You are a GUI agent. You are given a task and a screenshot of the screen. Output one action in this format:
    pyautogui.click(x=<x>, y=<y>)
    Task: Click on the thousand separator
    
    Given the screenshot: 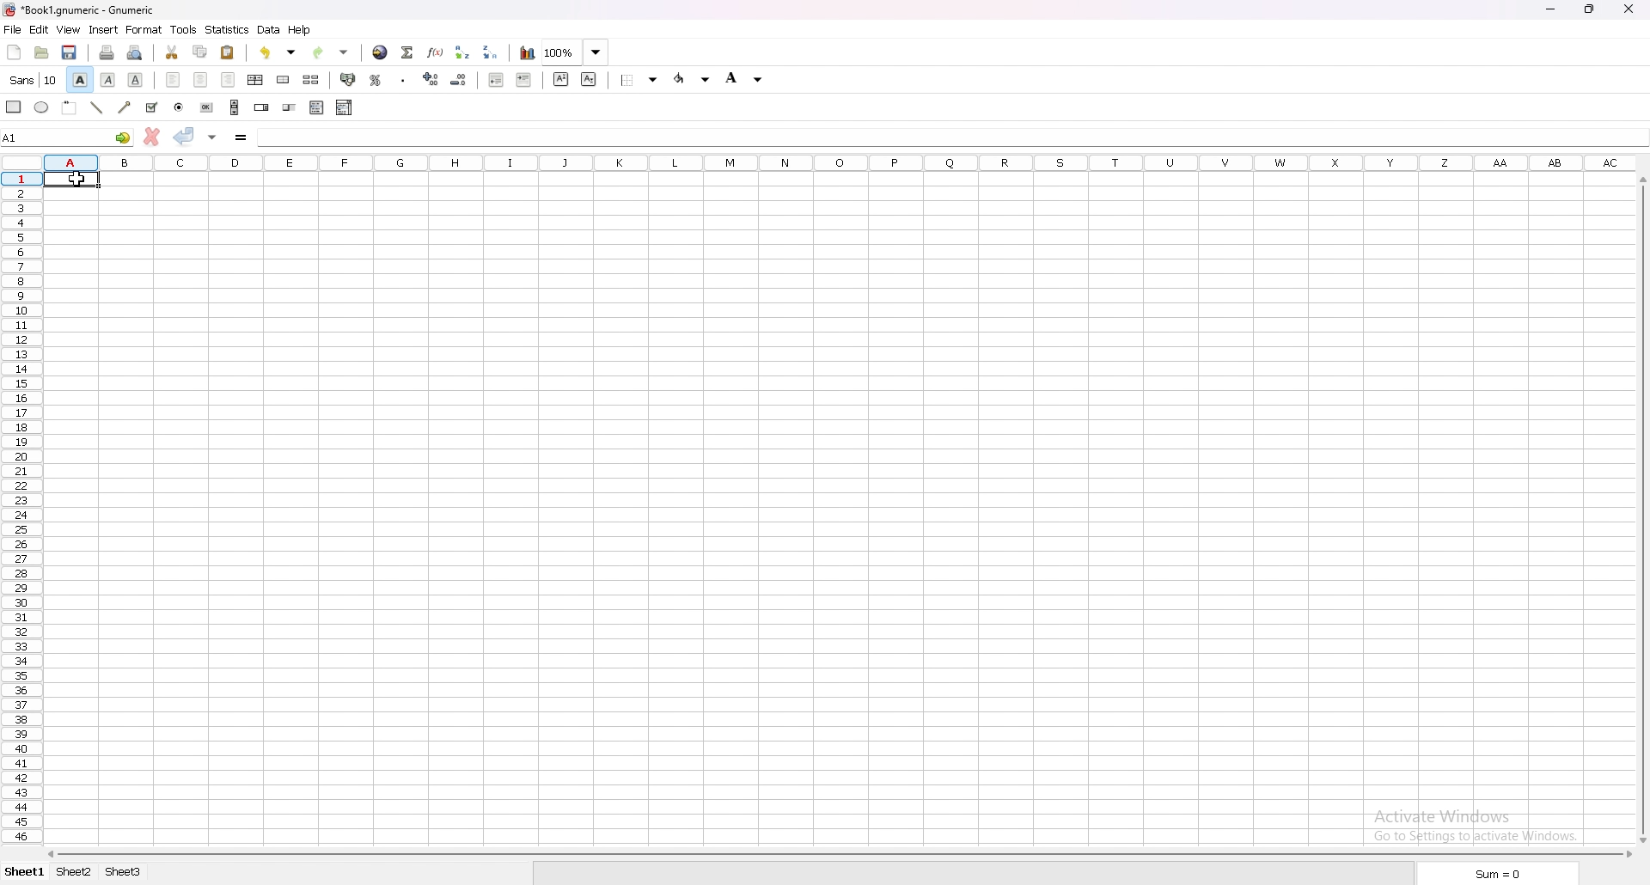 What is the action you would take?
    pyautogui.click(x=404, y=80)
    